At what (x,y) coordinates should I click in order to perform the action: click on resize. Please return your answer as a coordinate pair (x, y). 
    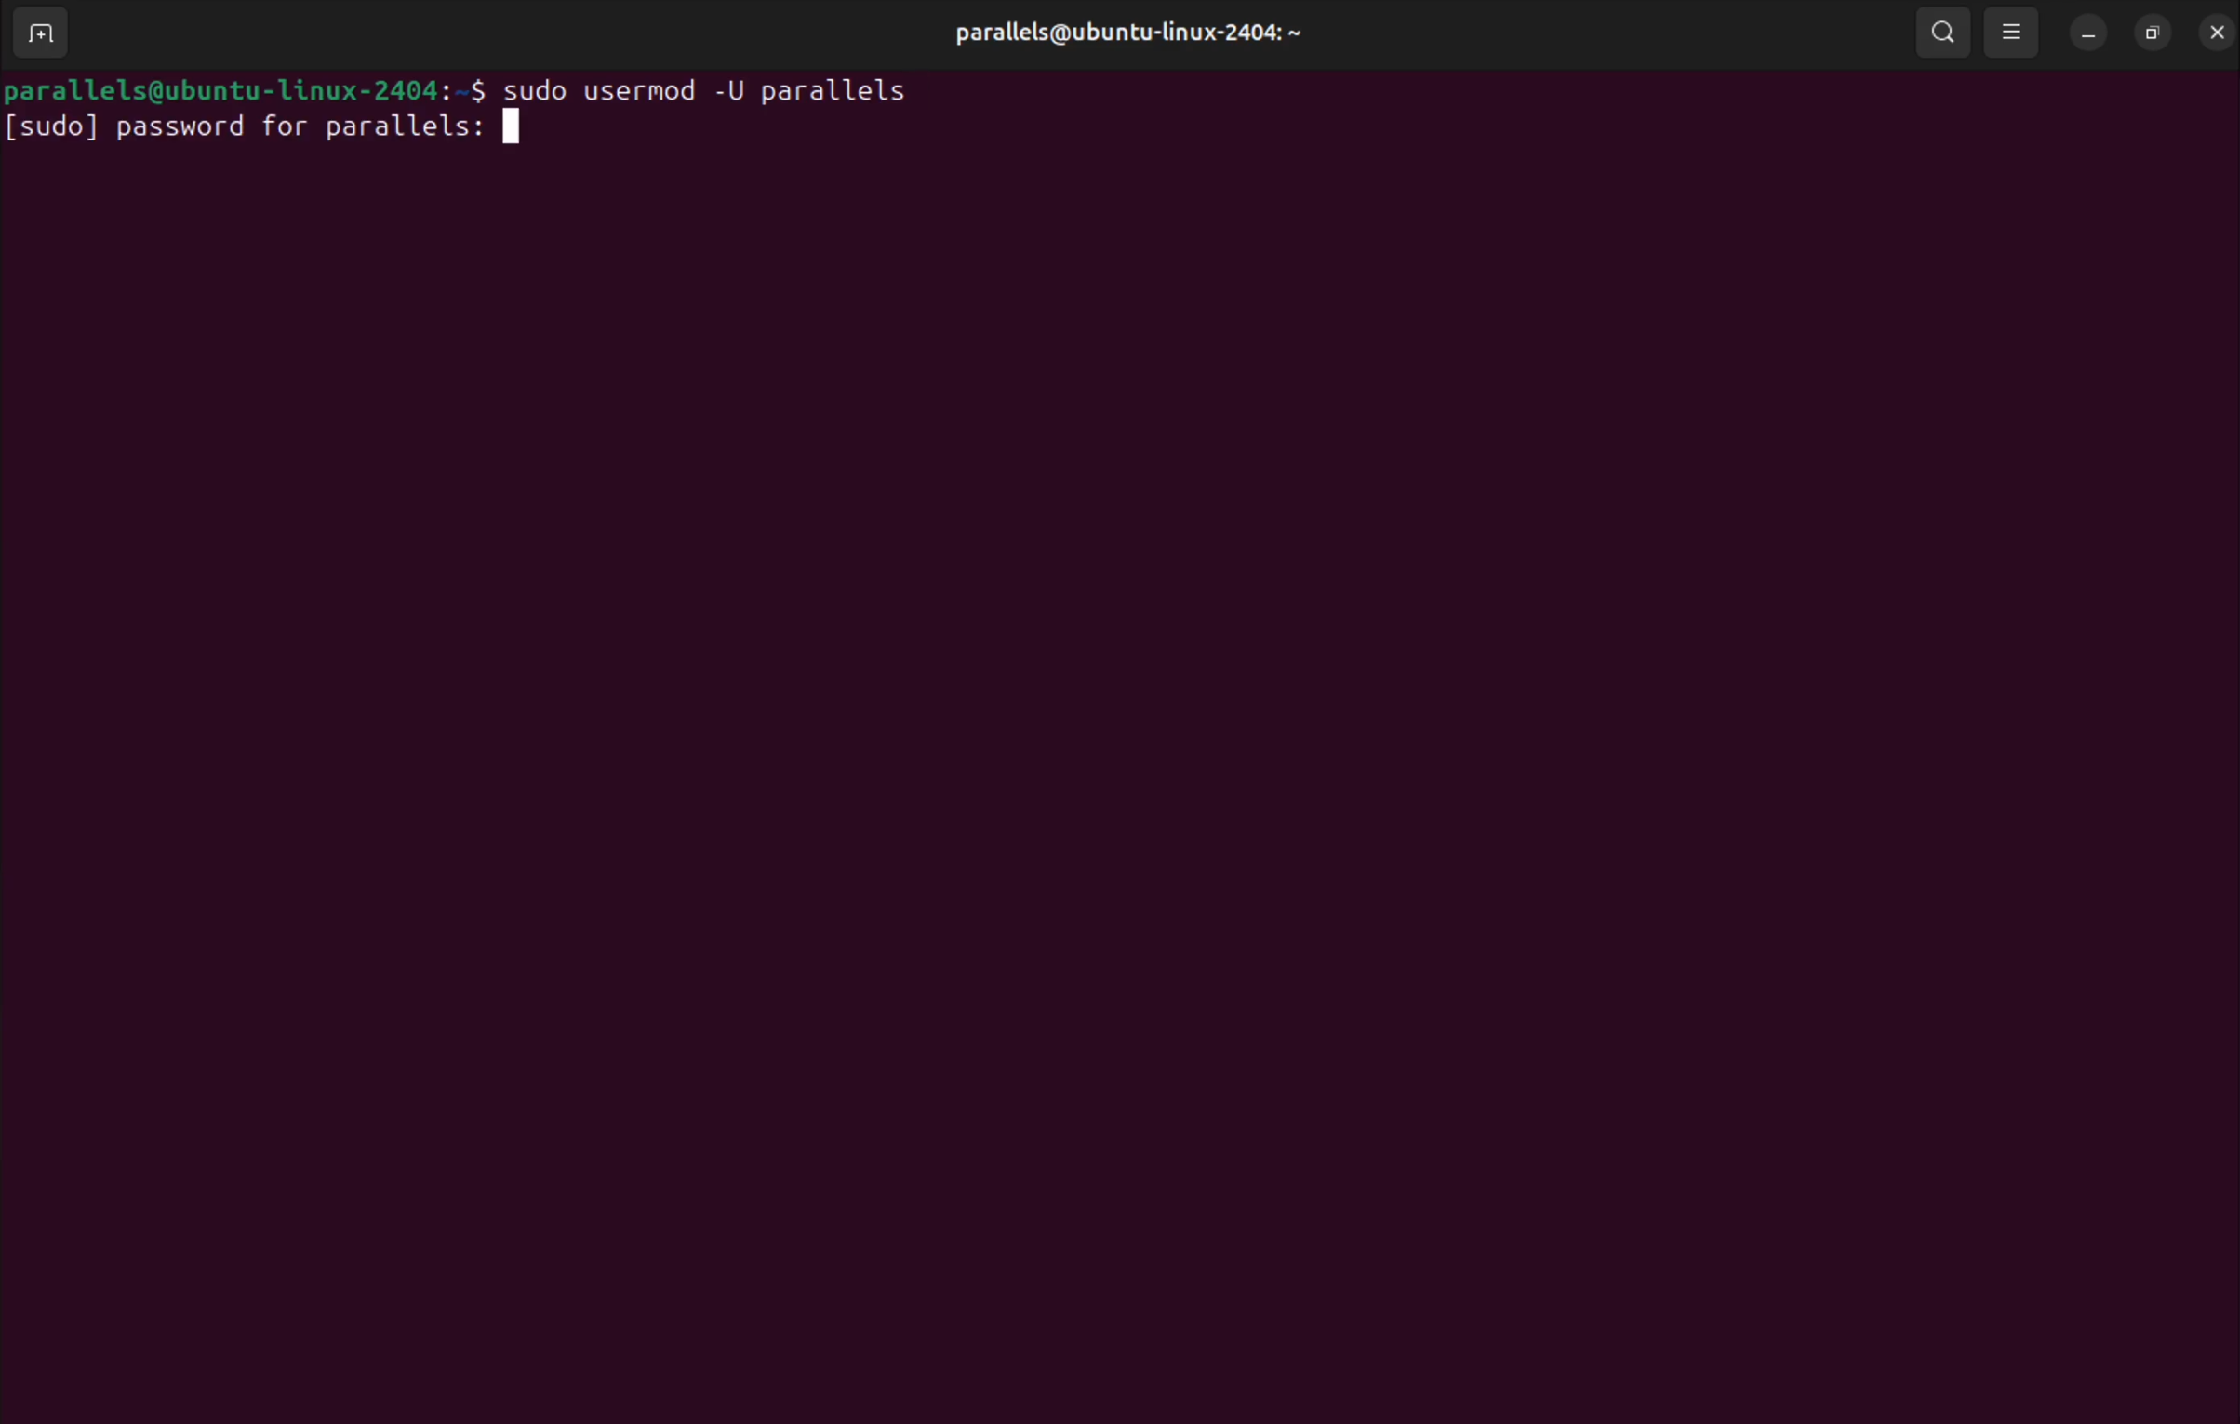
    Looking at the image, I should click on (2150, 30).